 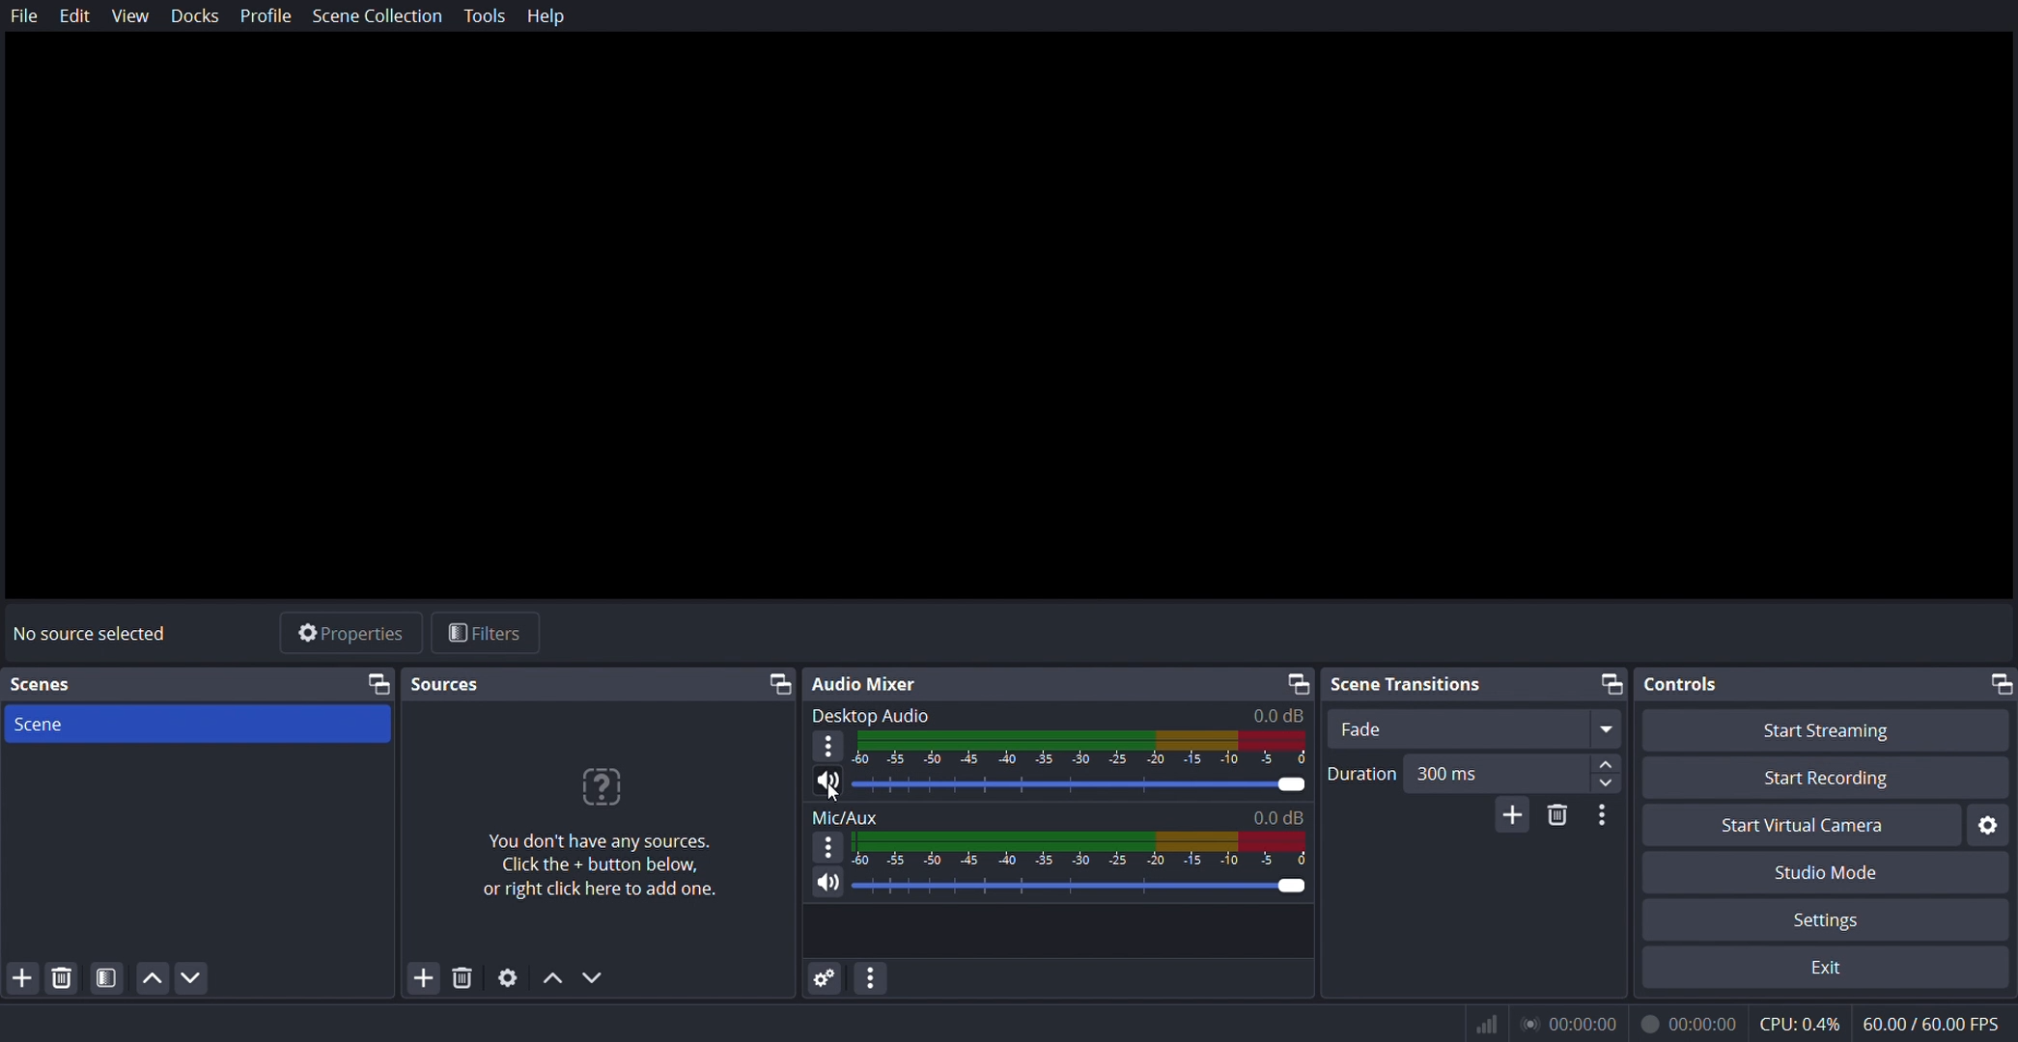 What do you see at coordinates (134, 16) in the screenshot?
I see `view` at bounding box center [134, 16].